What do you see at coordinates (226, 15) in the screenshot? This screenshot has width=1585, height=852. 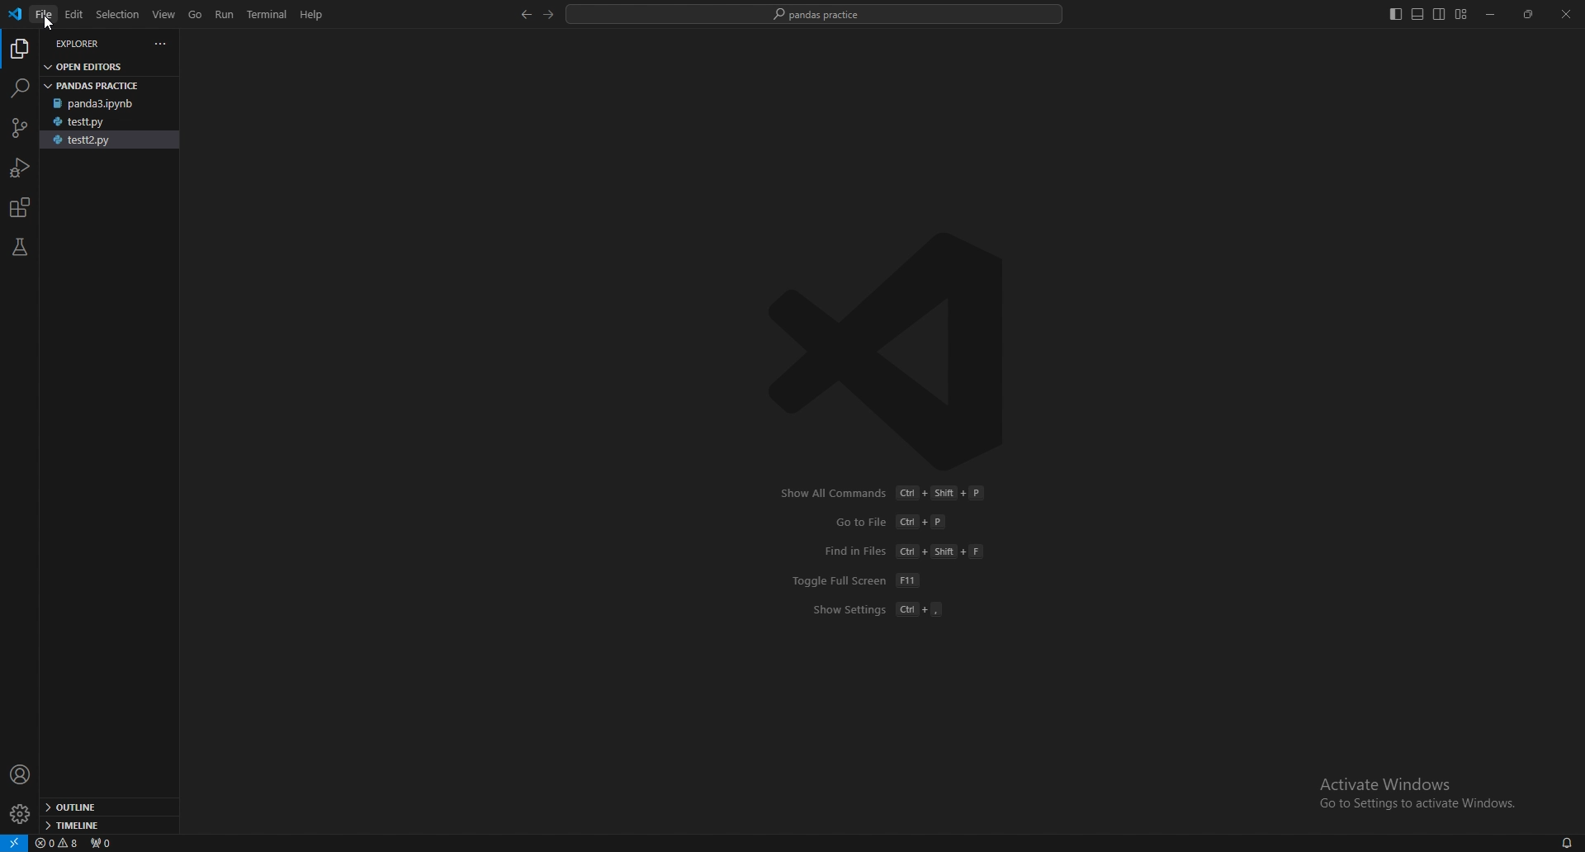 I see `run` at bounding box center [226, 15].